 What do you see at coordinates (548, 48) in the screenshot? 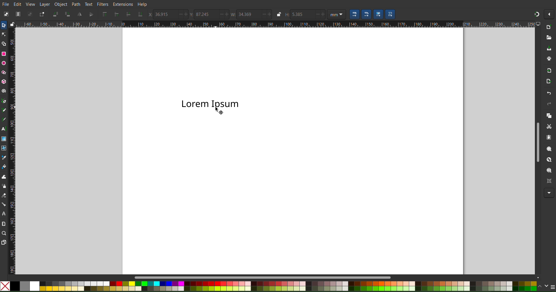
I see `Save` at bounding box center [548, 48].